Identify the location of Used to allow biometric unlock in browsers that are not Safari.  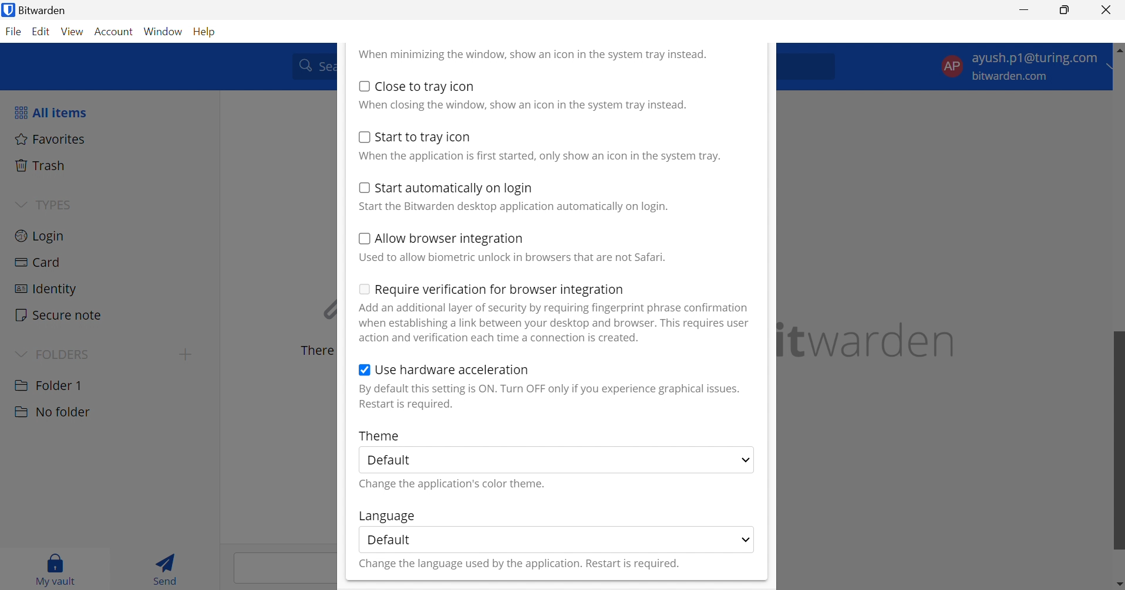
(512, 257).